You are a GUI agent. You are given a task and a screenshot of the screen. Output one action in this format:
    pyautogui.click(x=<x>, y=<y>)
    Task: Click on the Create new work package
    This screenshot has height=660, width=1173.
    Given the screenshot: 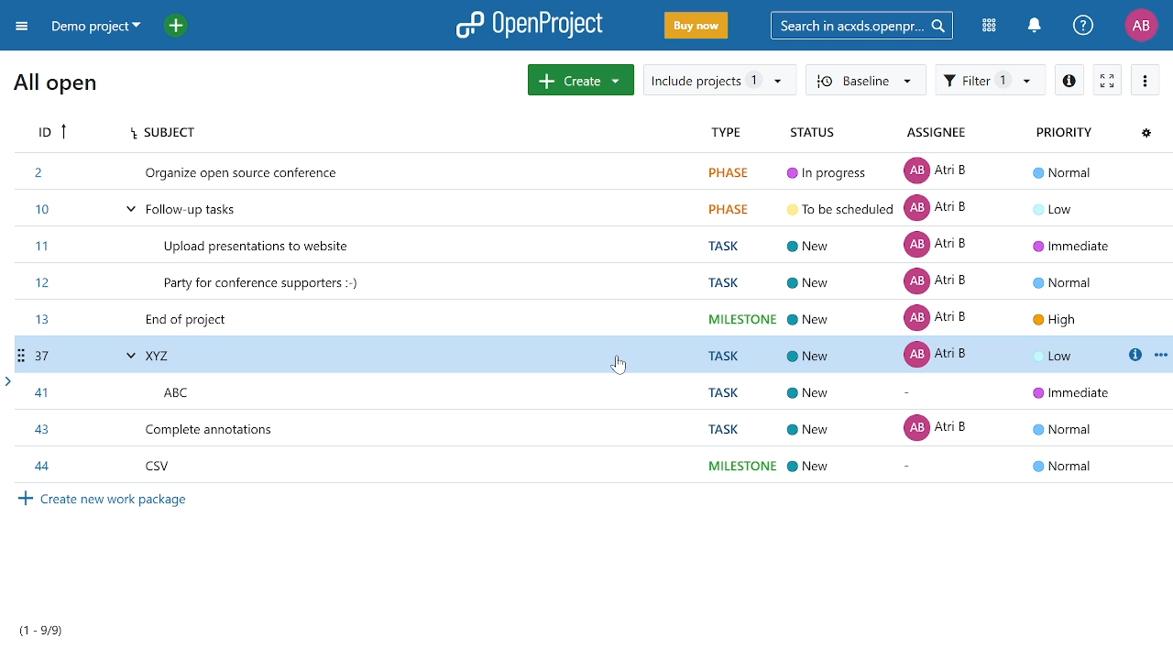 What is the action you would take?
    pyautogui.click(x=101, y=502)
    